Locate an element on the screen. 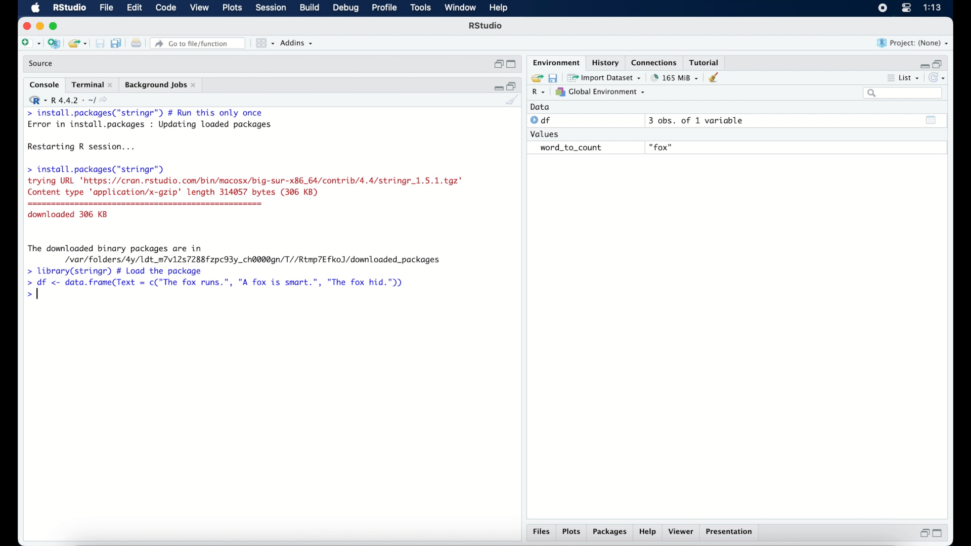  view in pane is located at coordinates (264, 43).